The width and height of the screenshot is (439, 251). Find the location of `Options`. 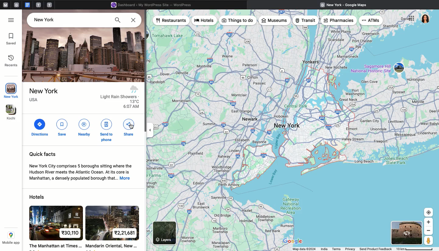

Options is located at coordinates (12, 20).